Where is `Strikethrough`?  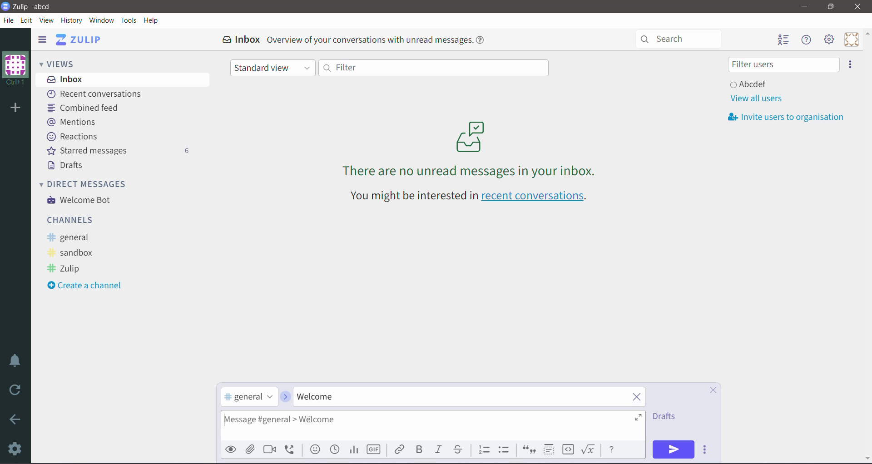
Strikethrough is located at coordinates (459, 449).